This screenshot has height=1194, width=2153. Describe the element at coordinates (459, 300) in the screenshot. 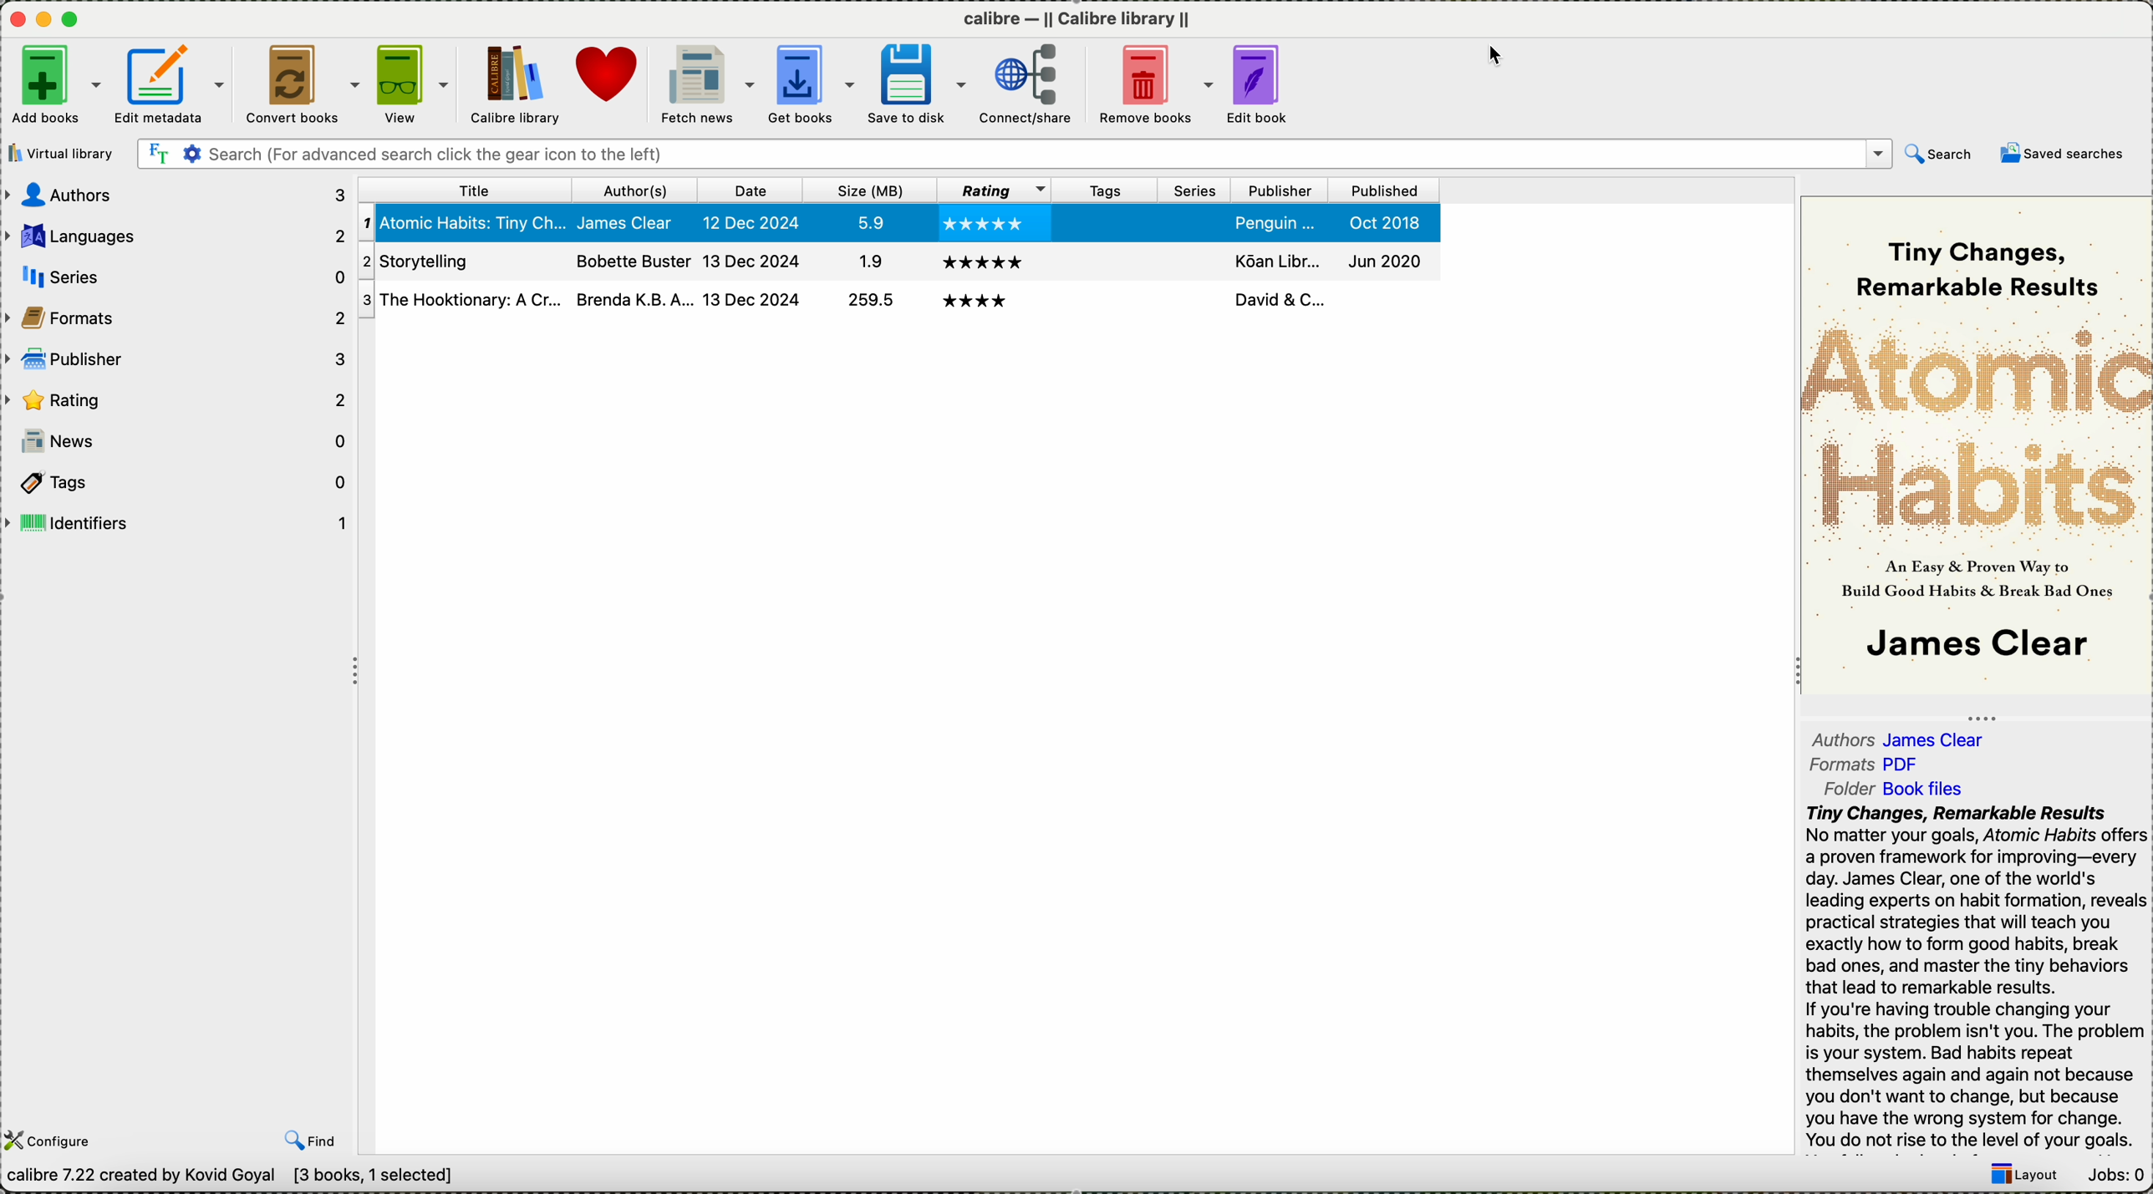

I see `Storytelling` at that location.